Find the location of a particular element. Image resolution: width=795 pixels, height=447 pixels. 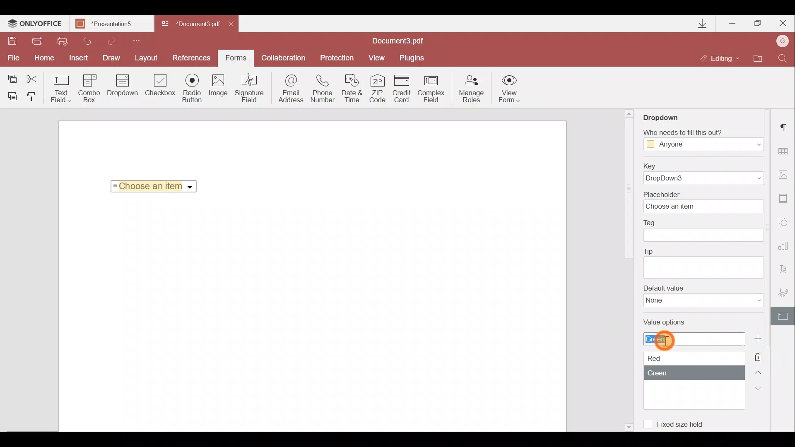

Down is located at coordinates (756, 388).